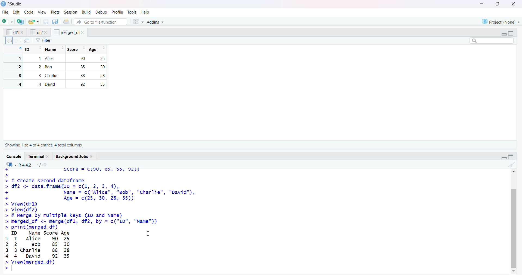  I want to click on icon, so click(20, 48).